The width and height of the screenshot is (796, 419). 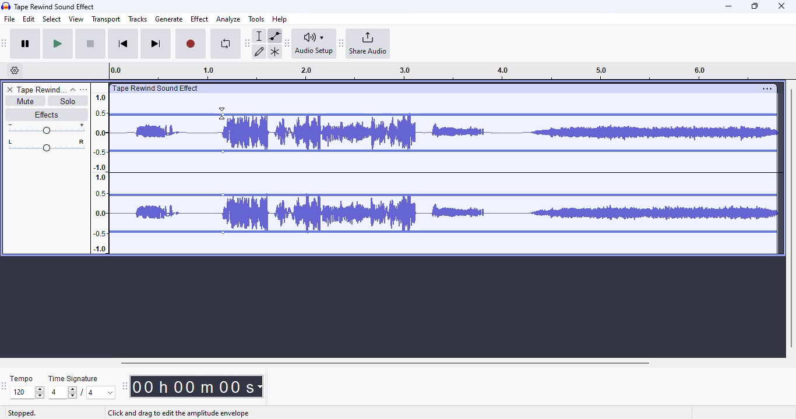 I want to click on Track timeline, so click(x=434, y=71).